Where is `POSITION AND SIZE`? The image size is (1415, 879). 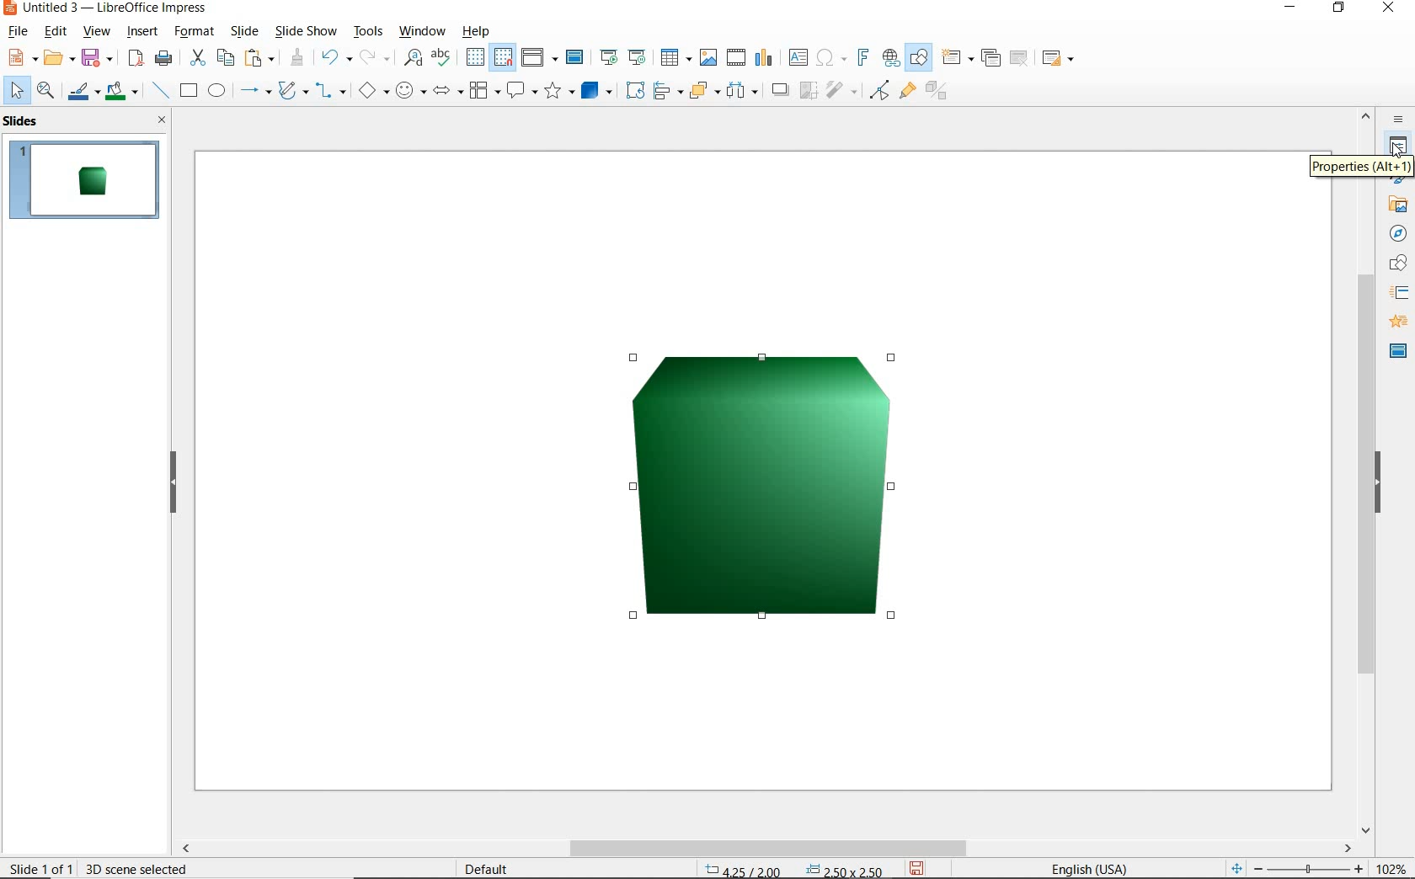
POSITION AND SIZE is located at coordinates (796, 868).